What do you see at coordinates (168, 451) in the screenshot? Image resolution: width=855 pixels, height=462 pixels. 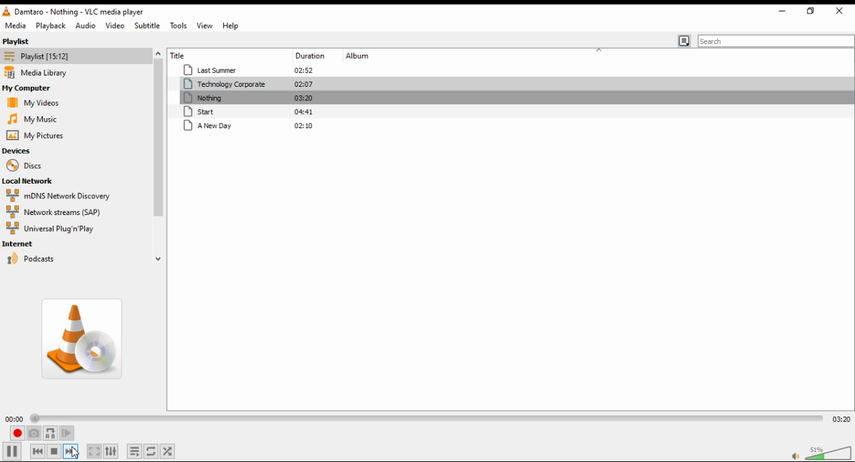 I see `random` at bounding box center [168, 451].